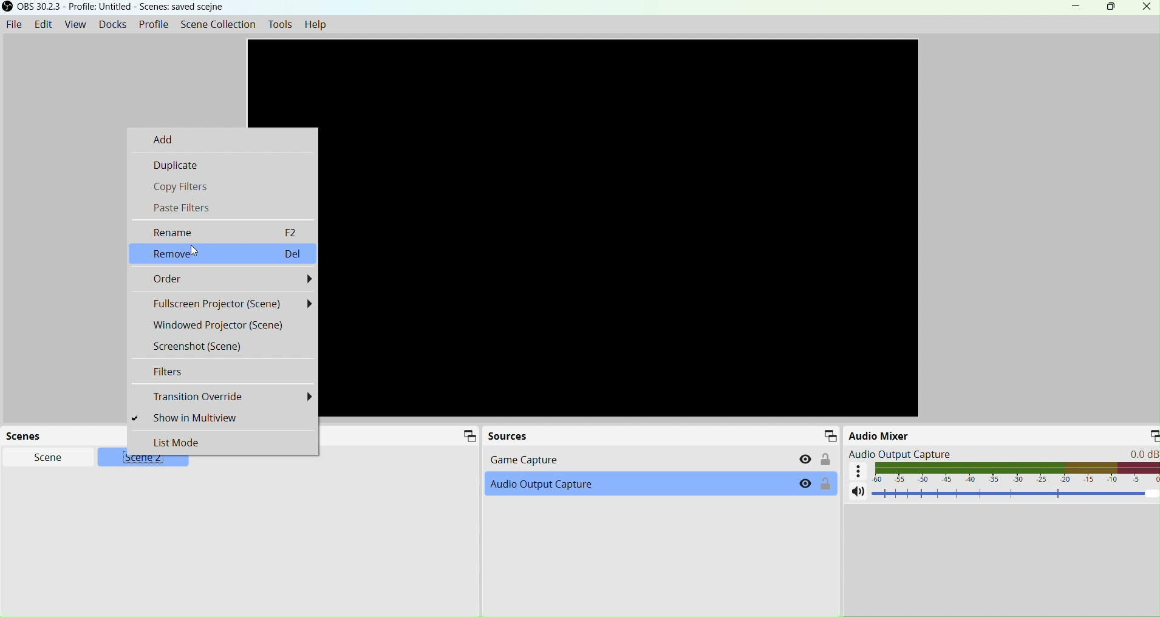  I want to click on Fullscreen Projector (Scene), so click(223, 304).